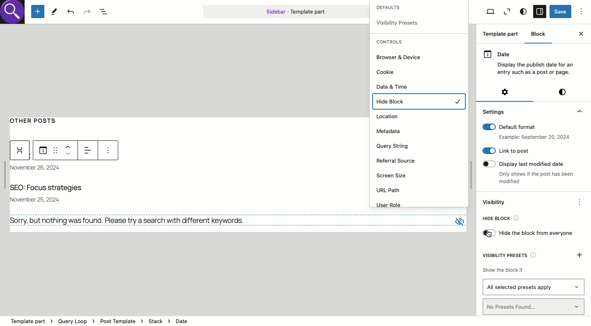  I want to click on Add new block, so click(38, 12).